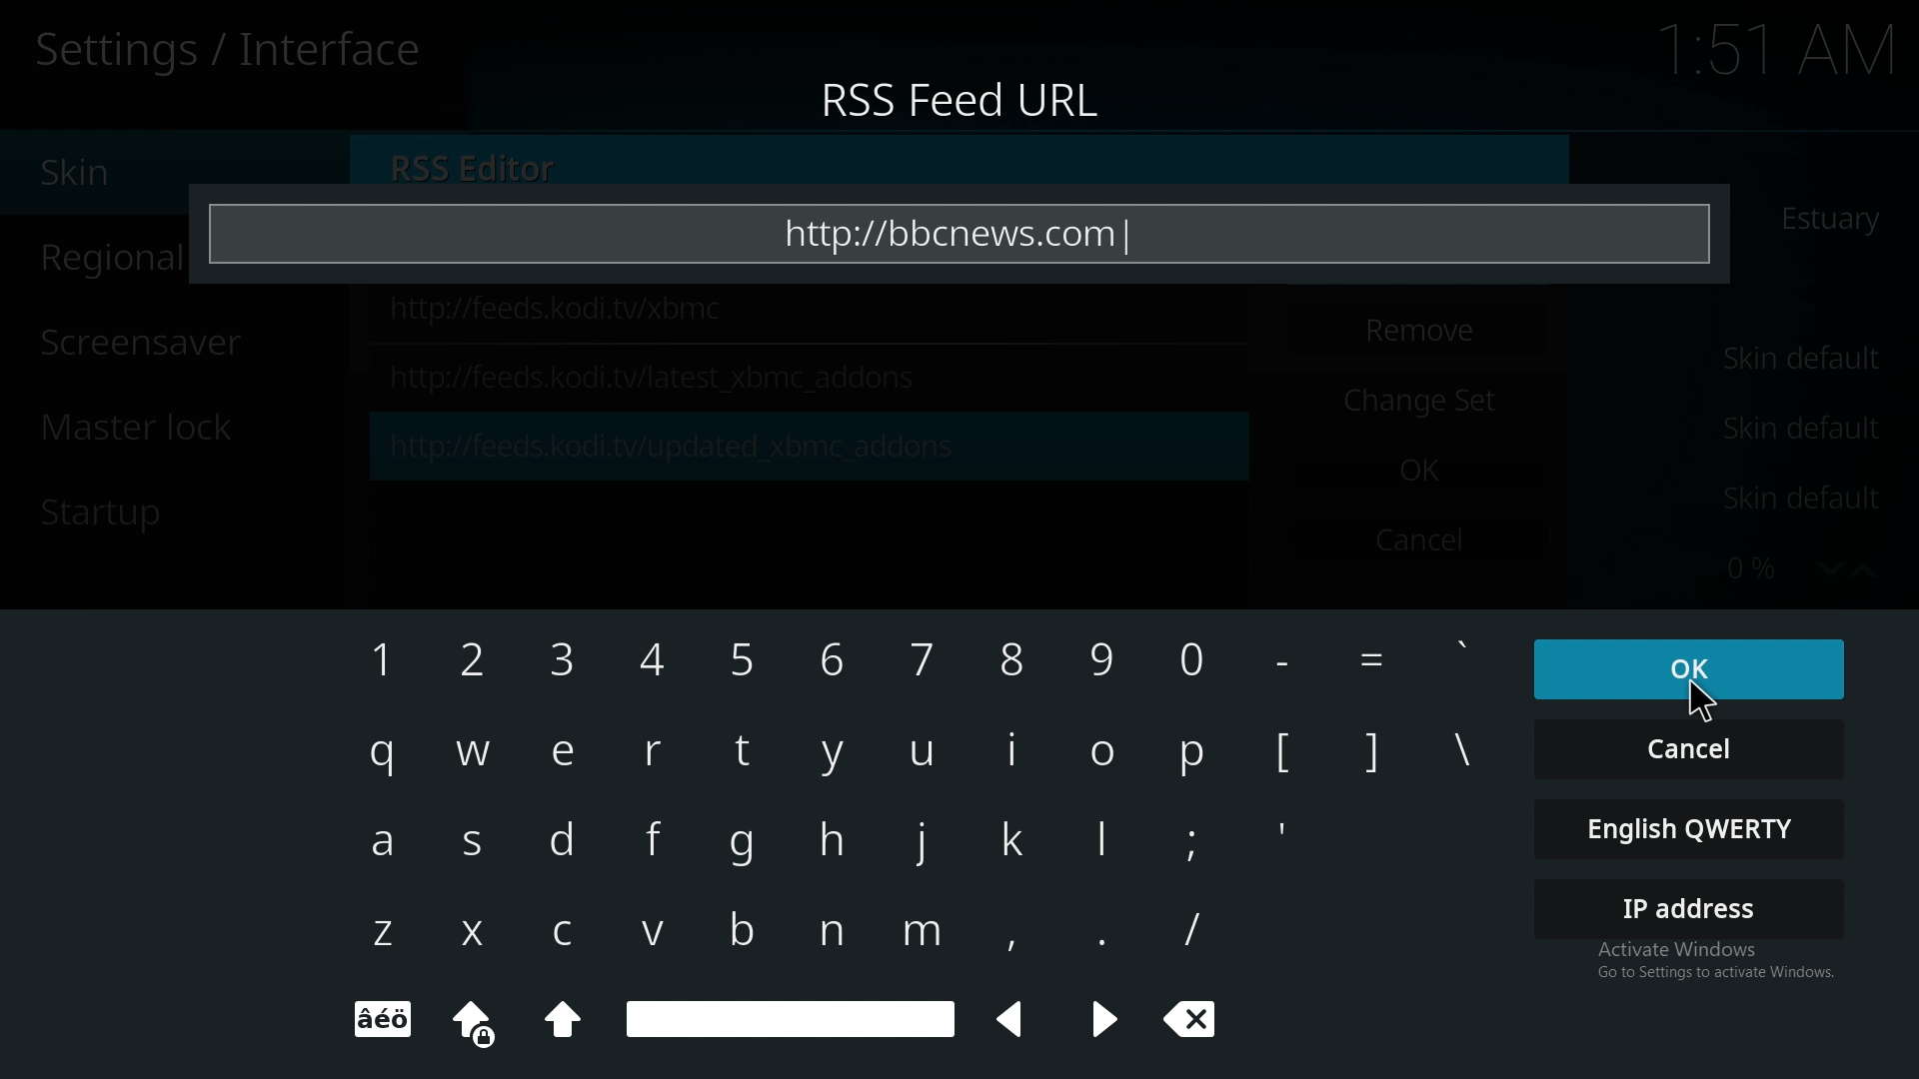 This screenshot has width=1919, height=1079. I want to click on keyboard Input, so click(920, 839).